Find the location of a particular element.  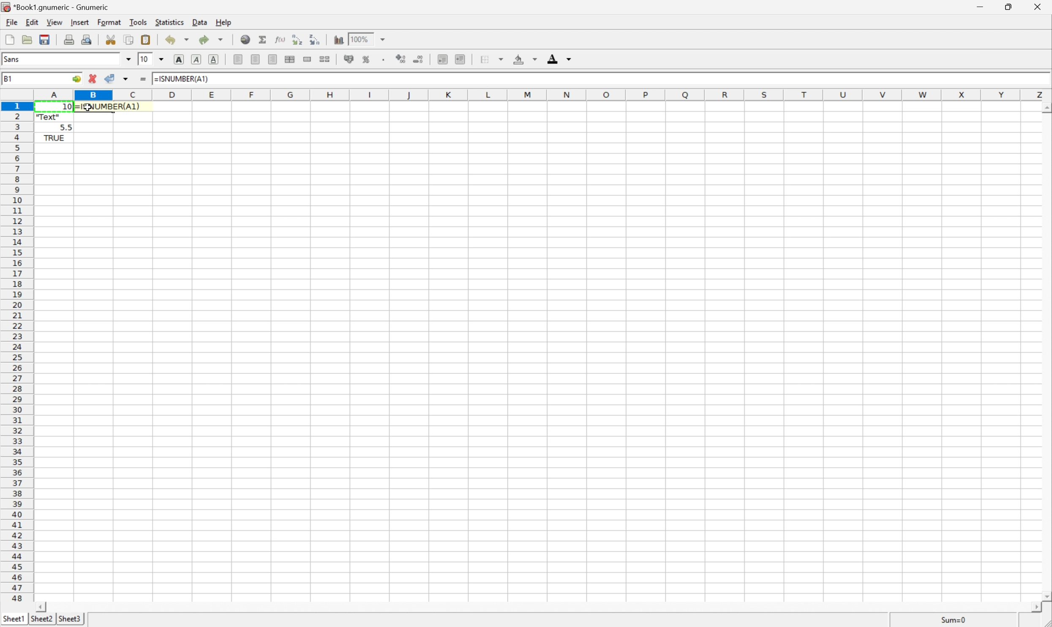

Sort the selected region in descending order based on the first column selected is located at coordinates (297, 39).